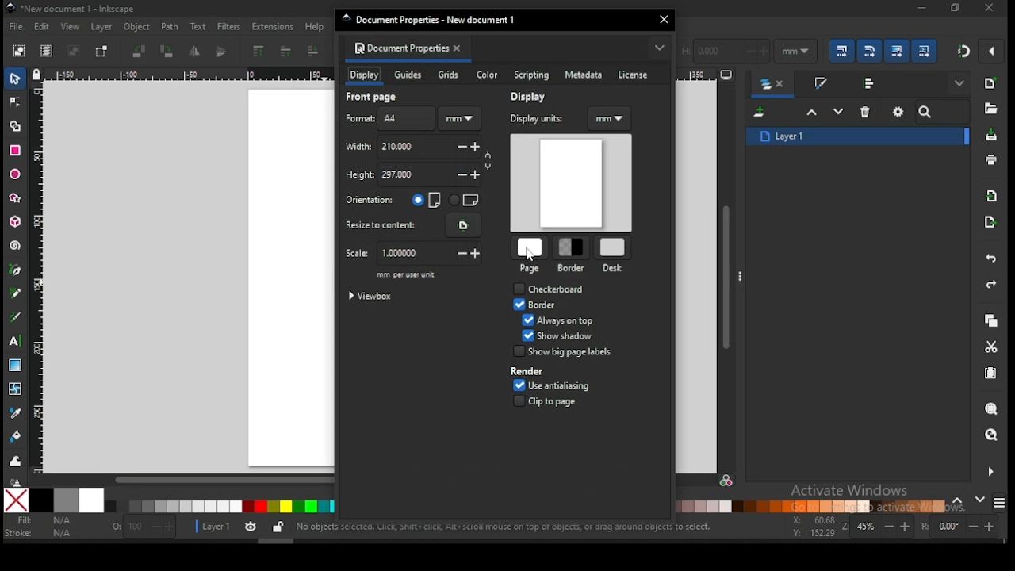 The image size is (1015, 571). I want to click on close, so click(460, 48).